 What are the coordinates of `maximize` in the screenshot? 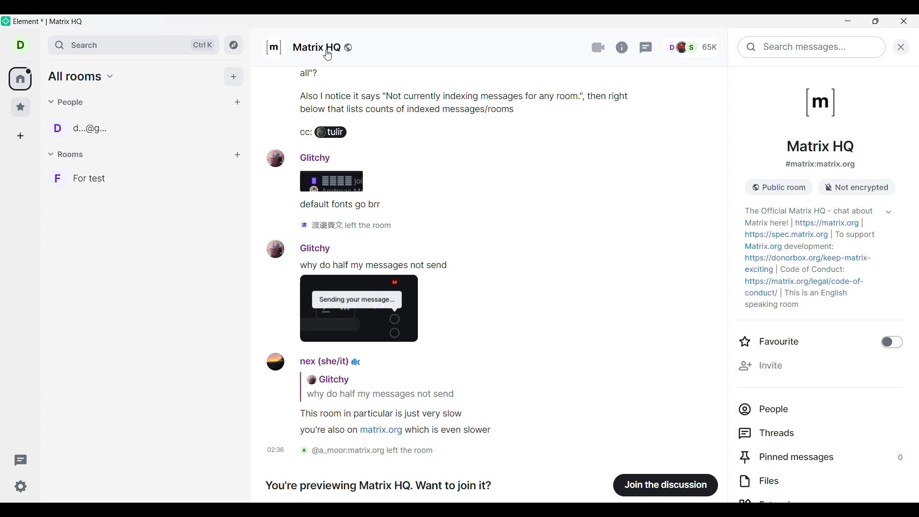 It's located at (874, 22).